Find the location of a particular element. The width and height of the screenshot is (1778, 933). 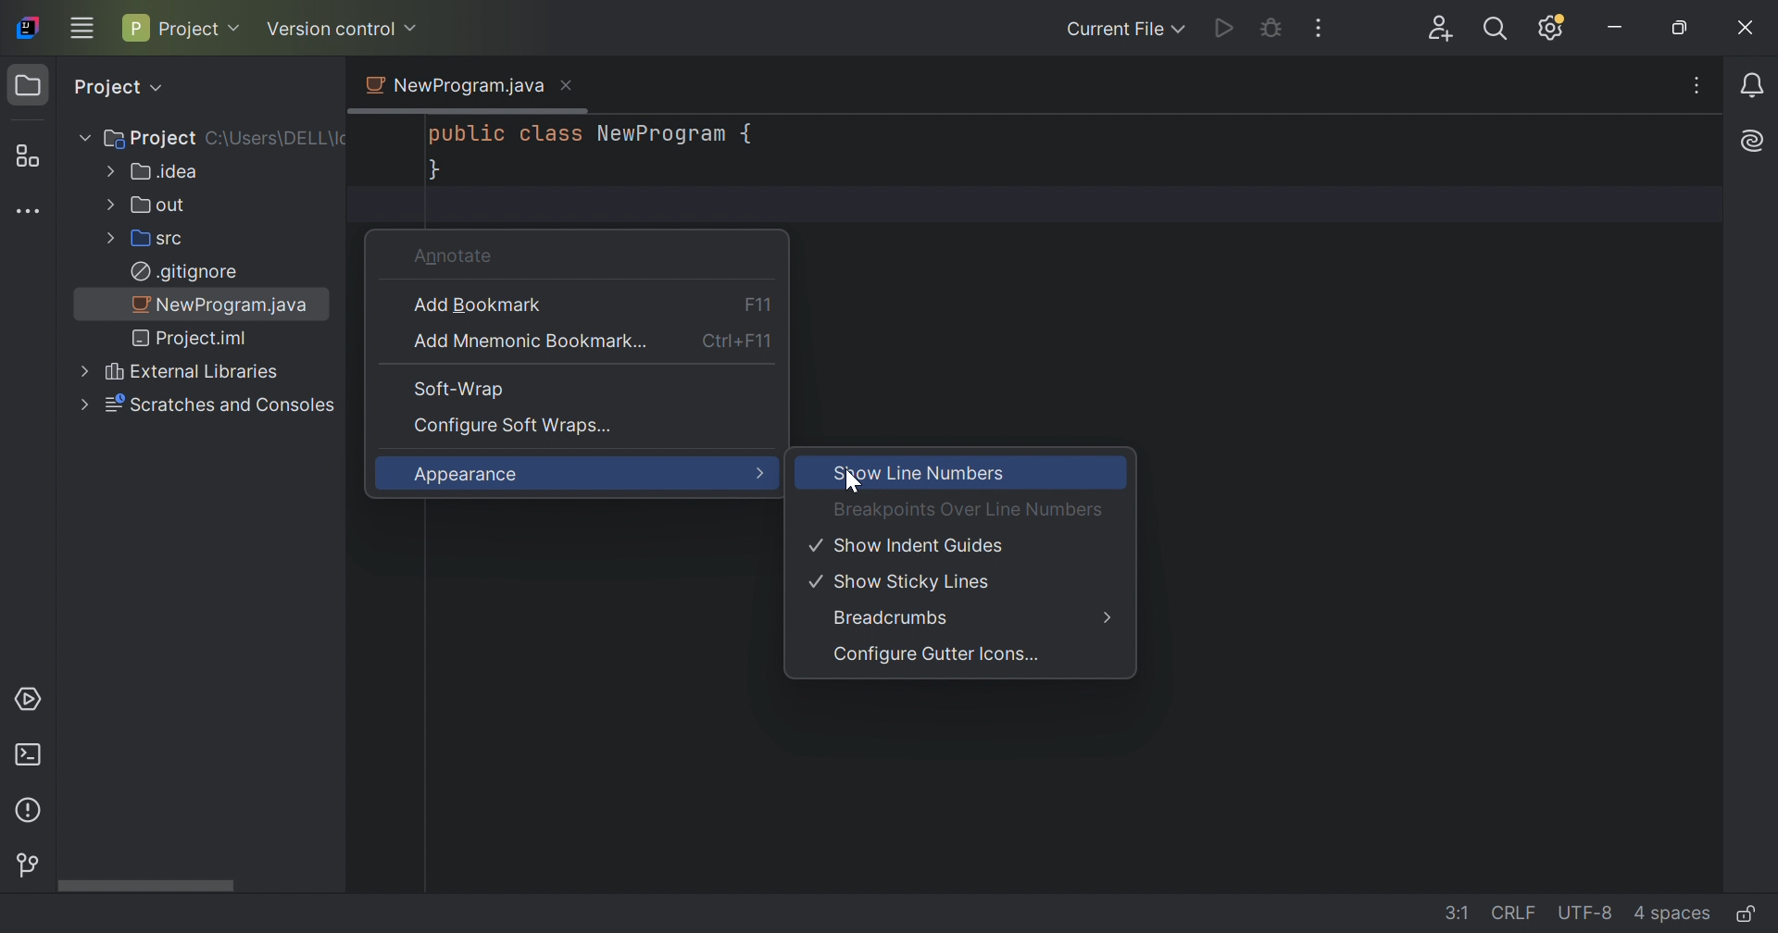

Close is located at coordinates (1743, 34).